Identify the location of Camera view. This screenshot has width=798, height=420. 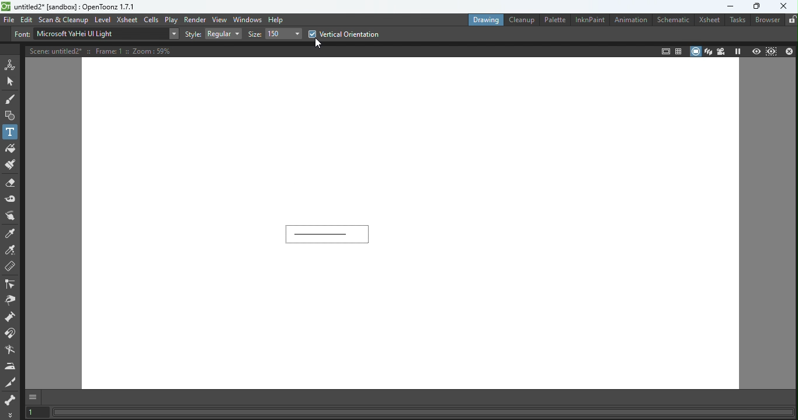
(720, 48).